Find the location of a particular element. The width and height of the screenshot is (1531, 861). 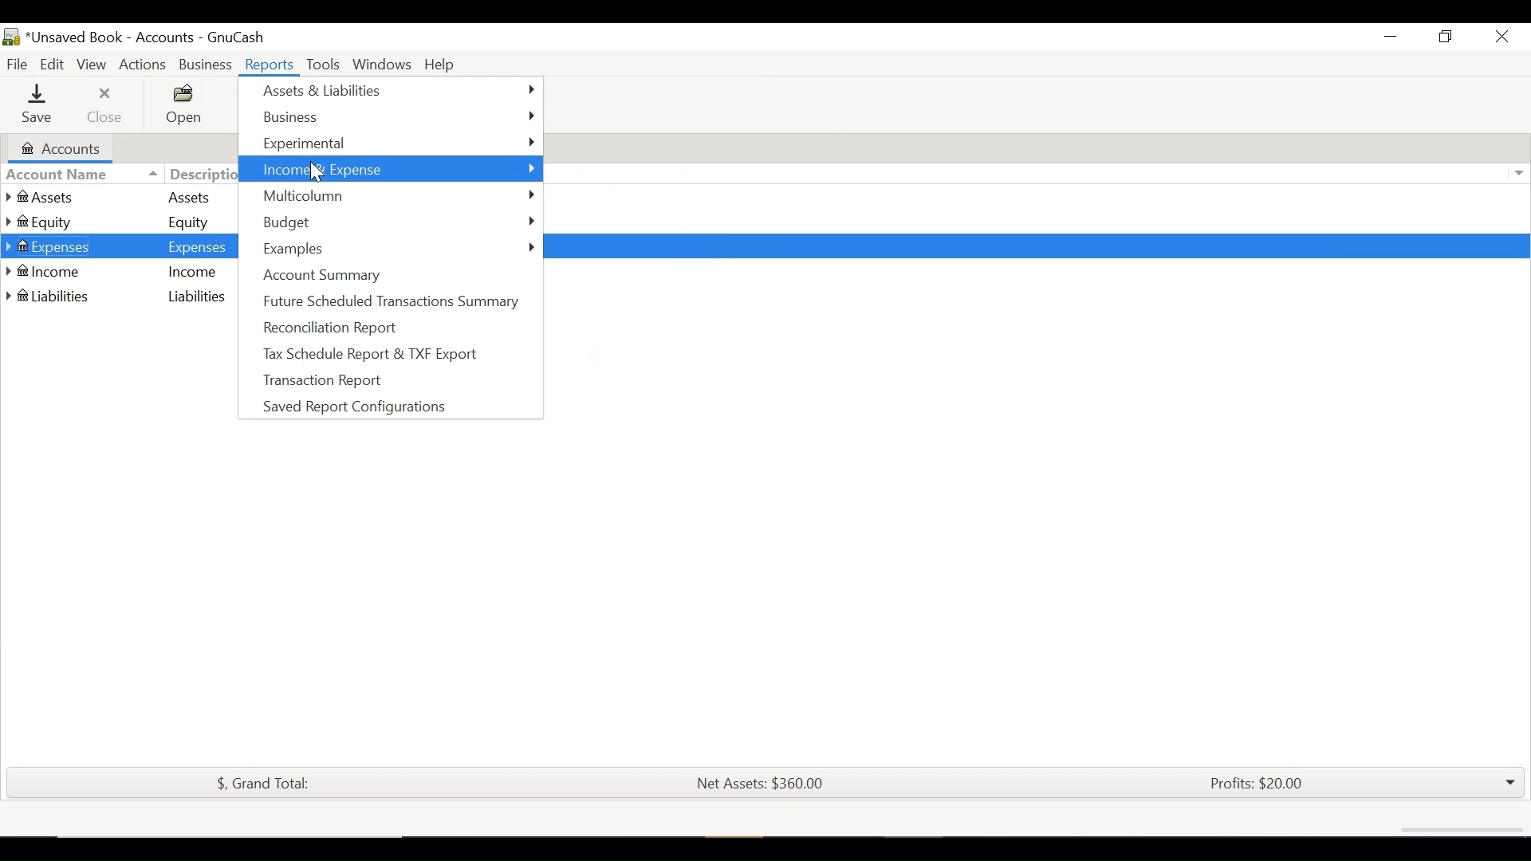

Business is located at coordinates (392, 117).